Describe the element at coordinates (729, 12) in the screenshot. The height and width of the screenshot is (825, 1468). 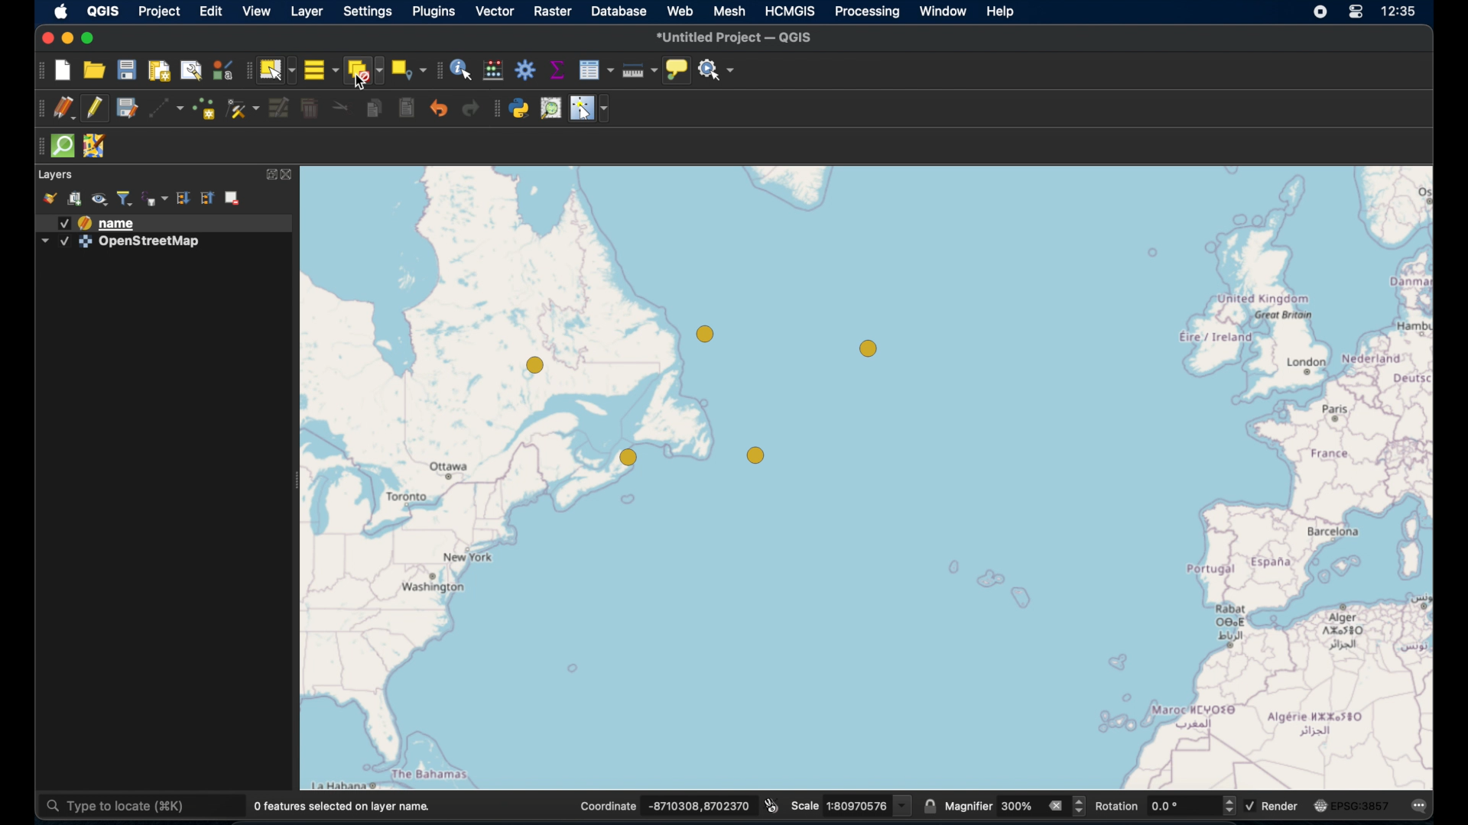
I see `mesh` at that location.